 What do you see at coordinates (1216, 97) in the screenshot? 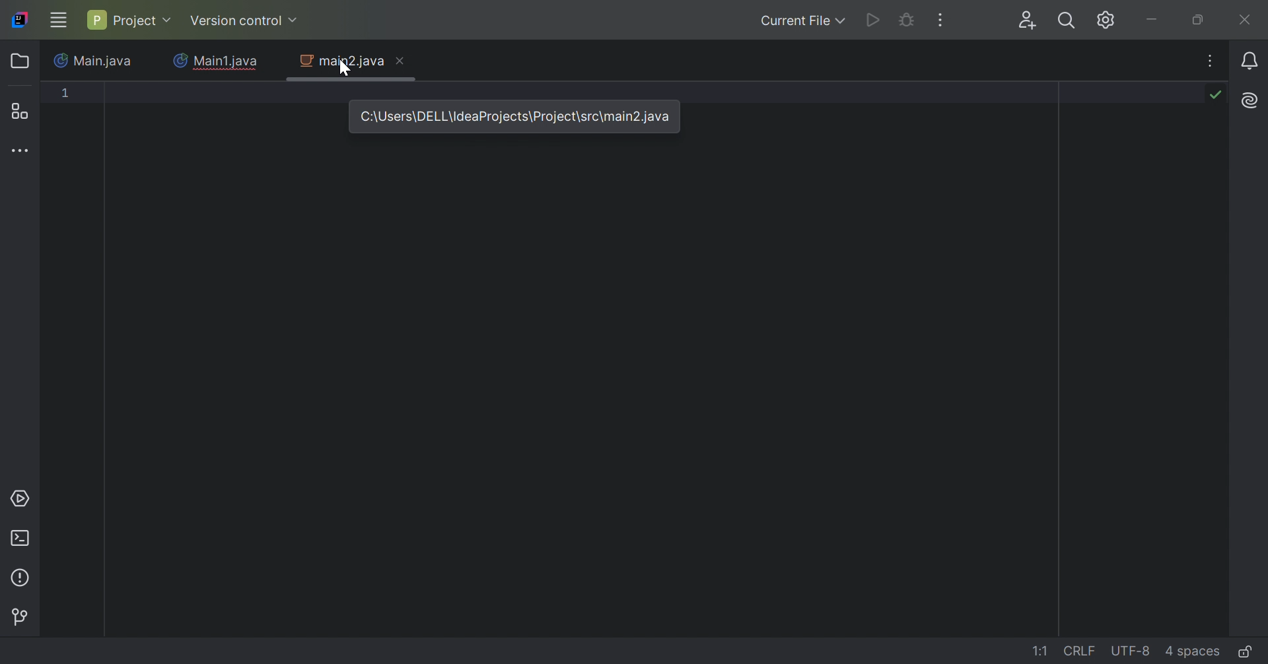
I see `No problems found` at bounding box center [1216, 97].